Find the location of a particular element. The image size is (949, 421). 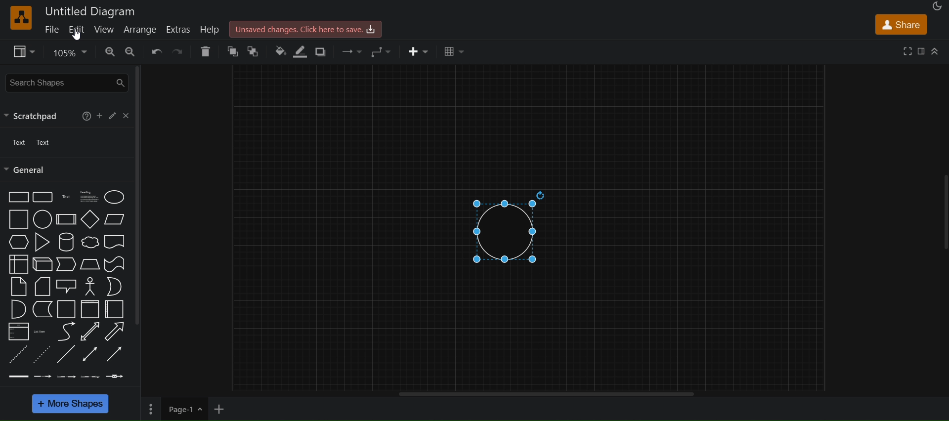

container is located at coordinates (65, 309).